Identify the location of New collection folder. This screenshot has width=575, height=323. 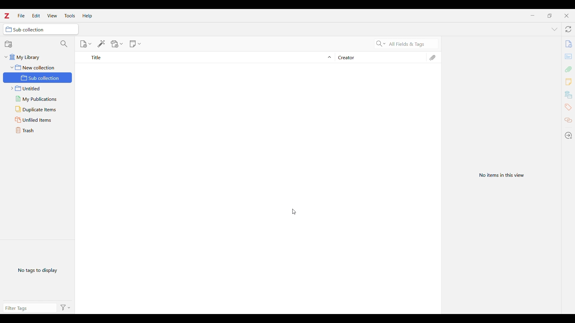
(37, 67).